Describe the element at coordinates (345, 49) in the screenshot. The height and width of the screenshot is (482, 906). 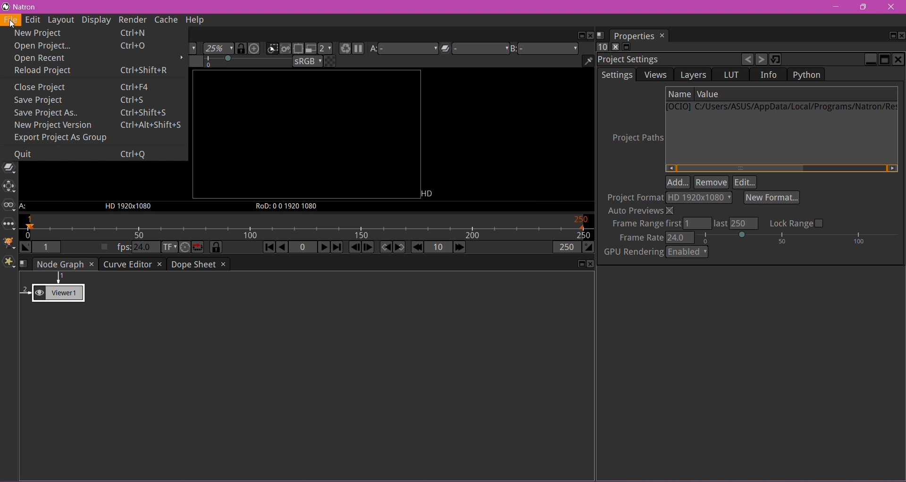
I see `Forces a new render of the current frame` at that location.